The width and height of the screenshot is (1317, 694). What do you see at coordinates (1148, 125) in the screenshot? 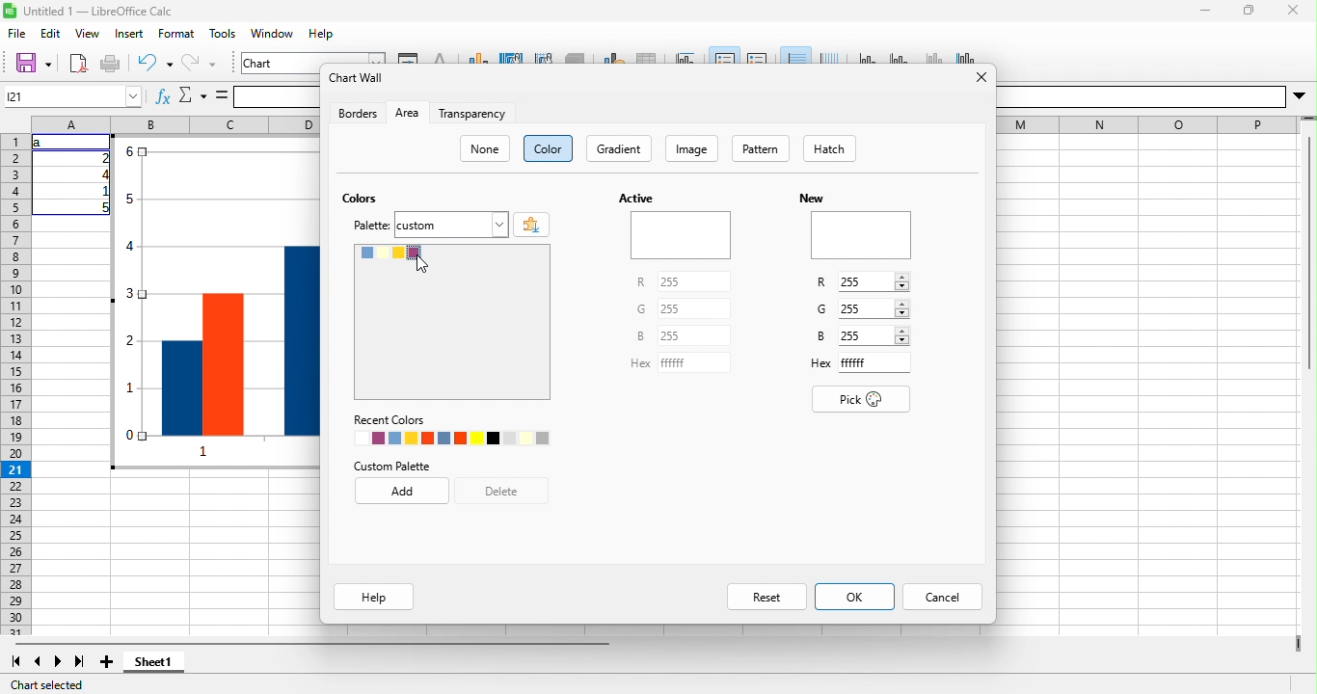
I see `EE EE I E—` at bounding box center [1148, 125].